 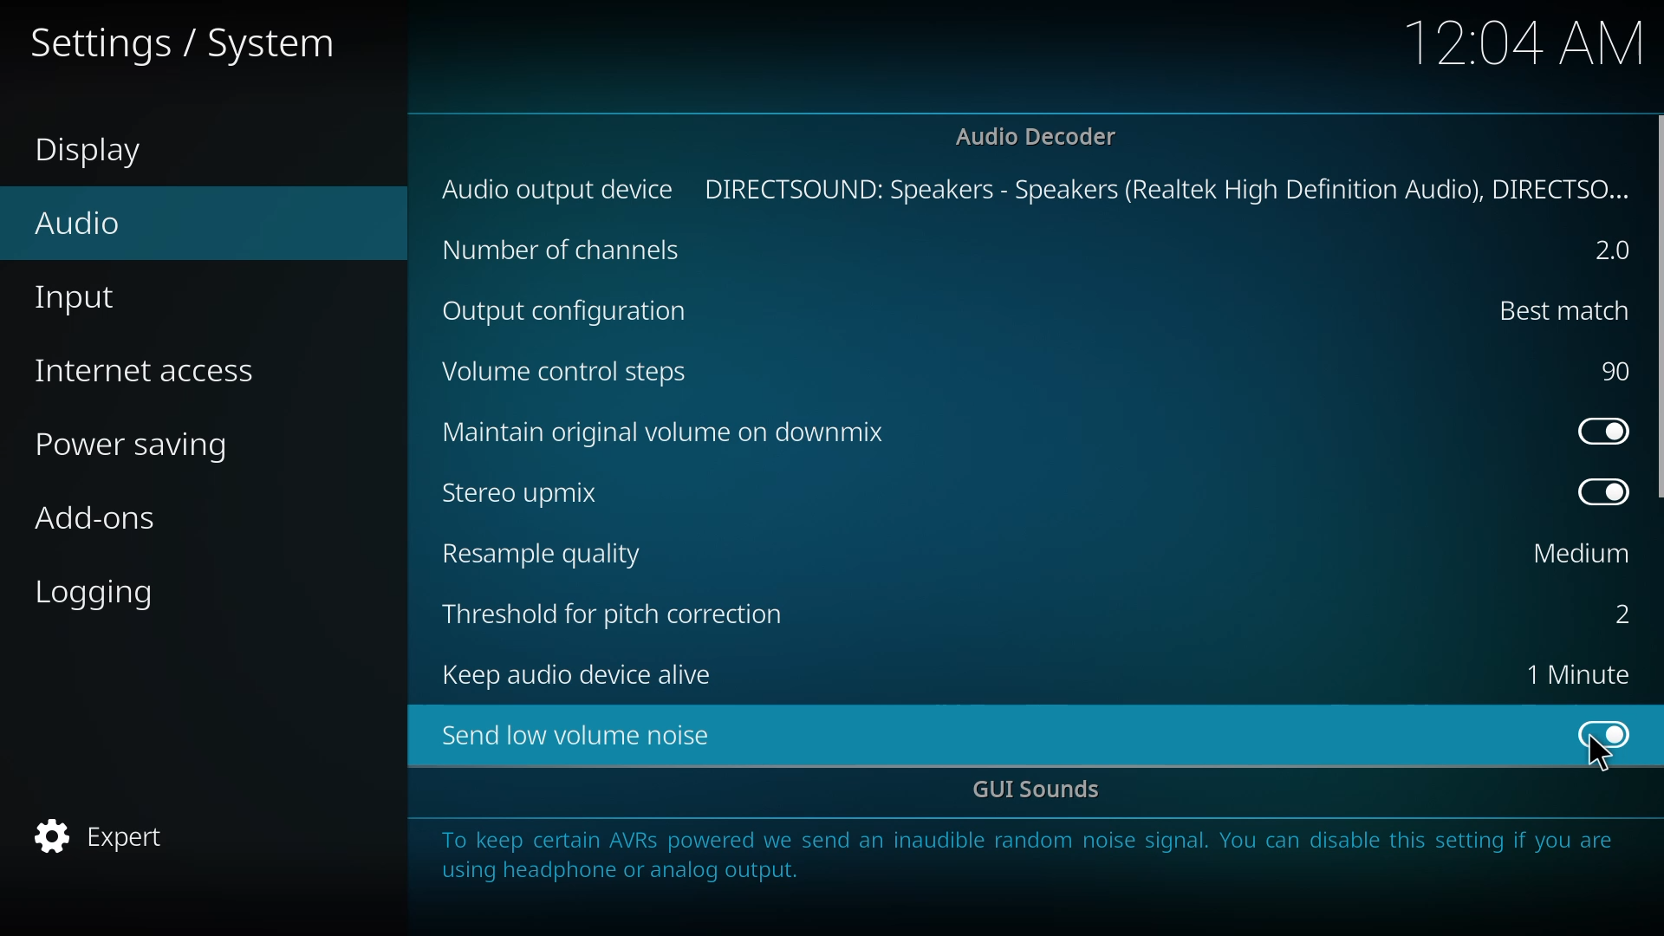 I want to click on best match, so click(x=1561, y=310).